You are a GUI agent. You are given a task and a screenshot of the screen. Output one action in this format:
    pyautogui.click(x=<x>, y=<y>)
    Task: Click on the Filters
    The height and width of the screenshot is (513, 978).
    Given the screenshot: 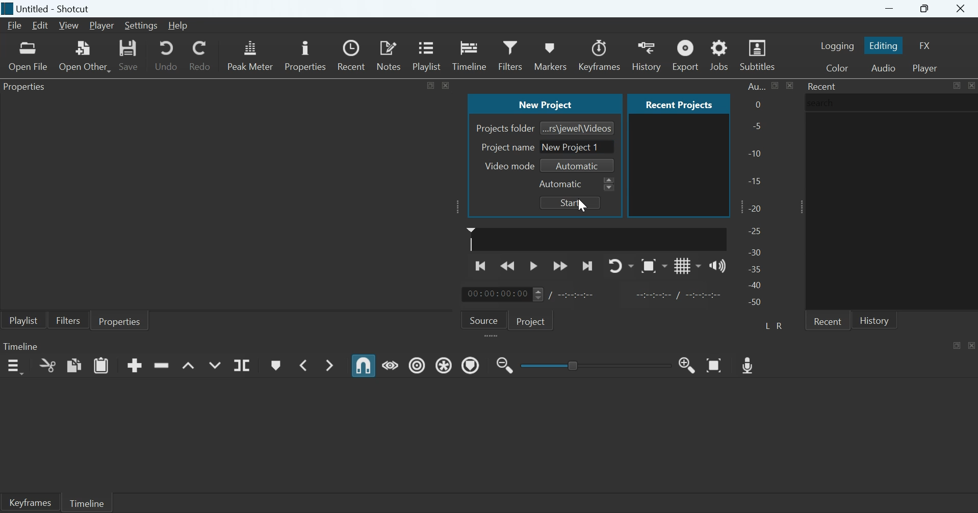 What is the action you would take?
    pyautogui.click(x=509, y=54)
    